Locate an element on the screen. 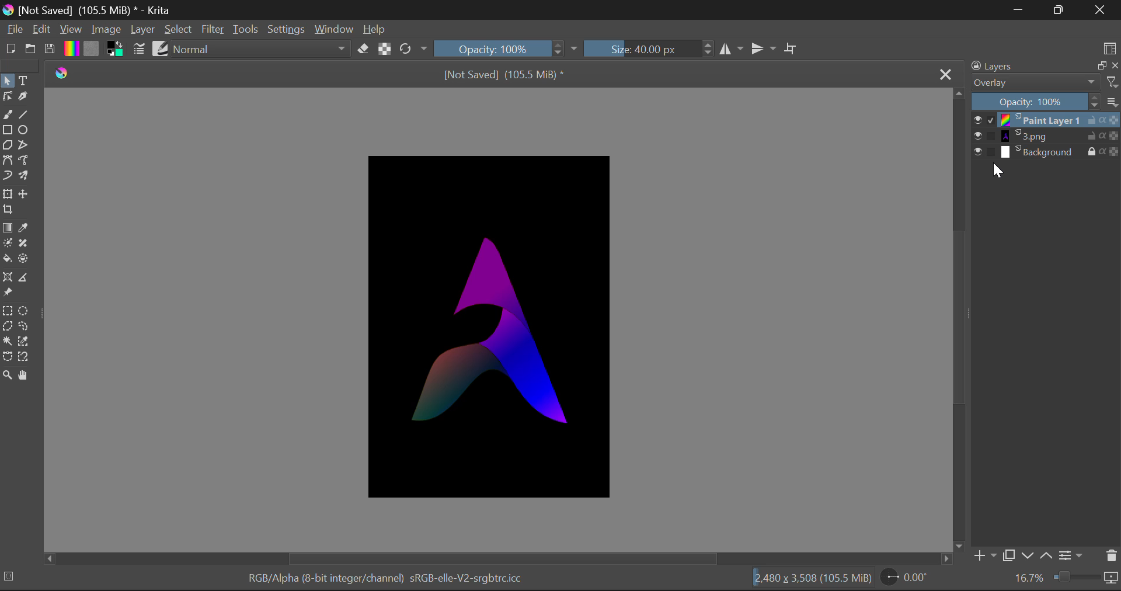 This screenshot has height=591, width=1121. Zoom slider is located at coordinates (1085, 577).